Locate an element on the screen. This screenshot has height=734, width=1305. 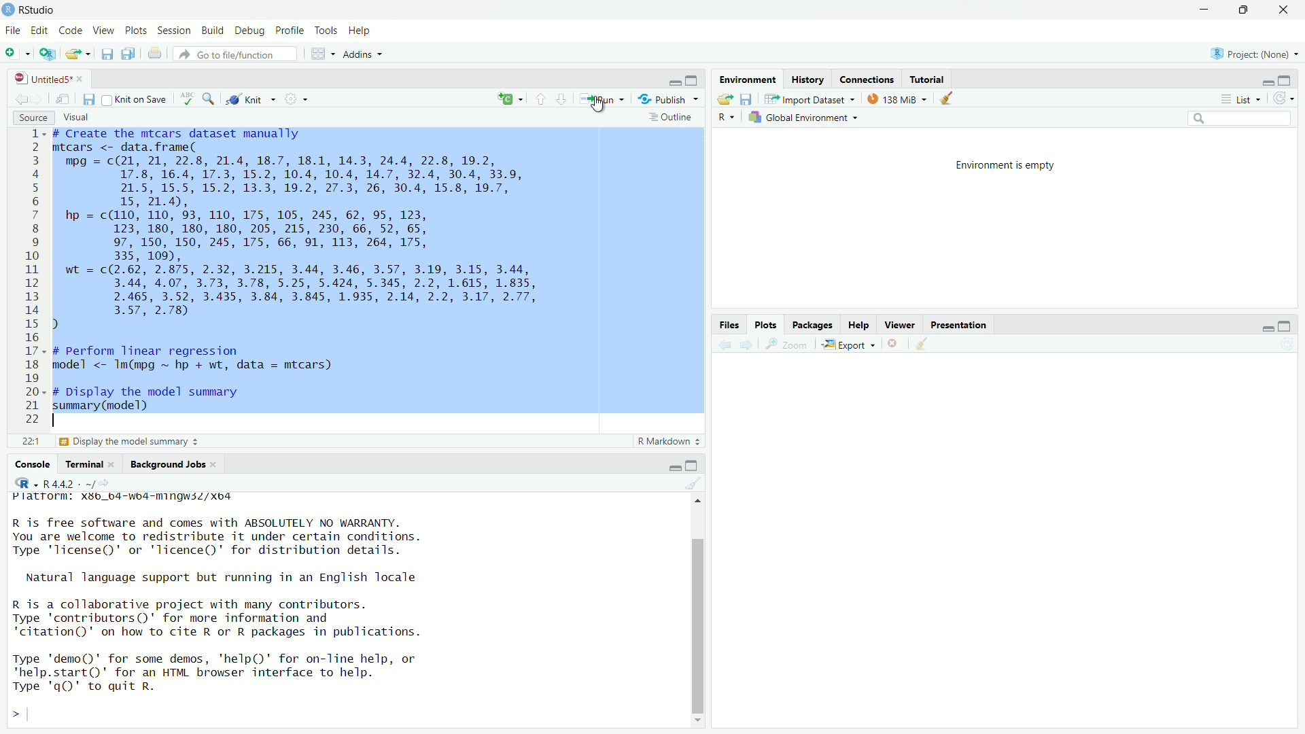
Addins is located at coordinates (358, 56).